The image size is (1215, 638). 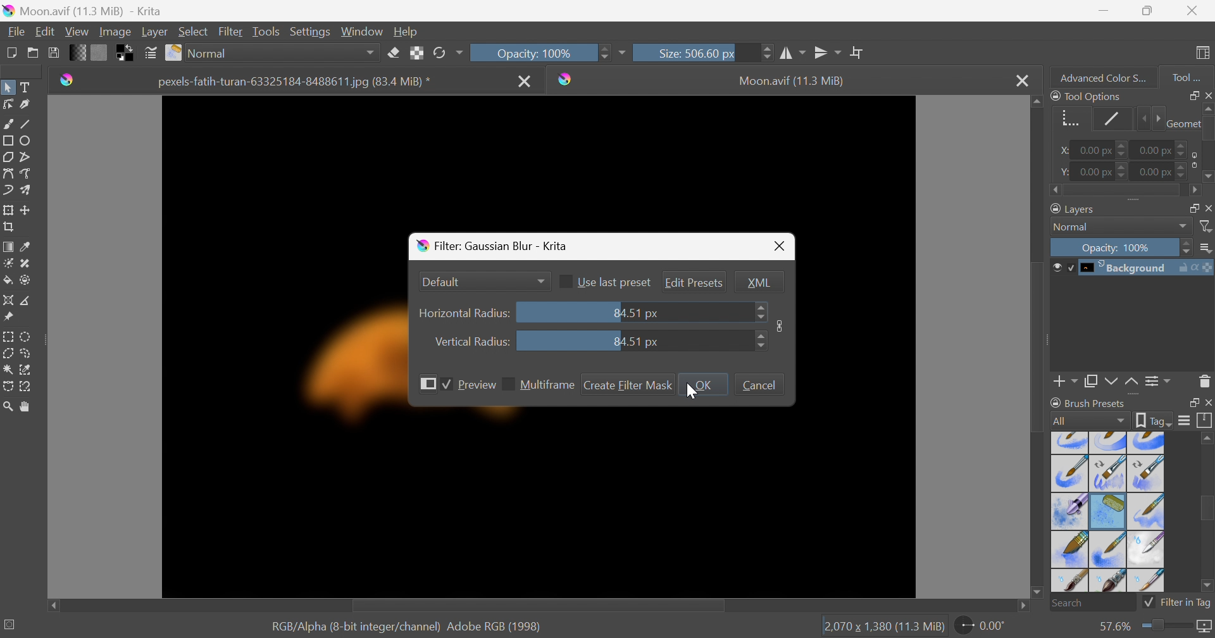 I want to click on Advanced color, so click(x=1108, y=77).